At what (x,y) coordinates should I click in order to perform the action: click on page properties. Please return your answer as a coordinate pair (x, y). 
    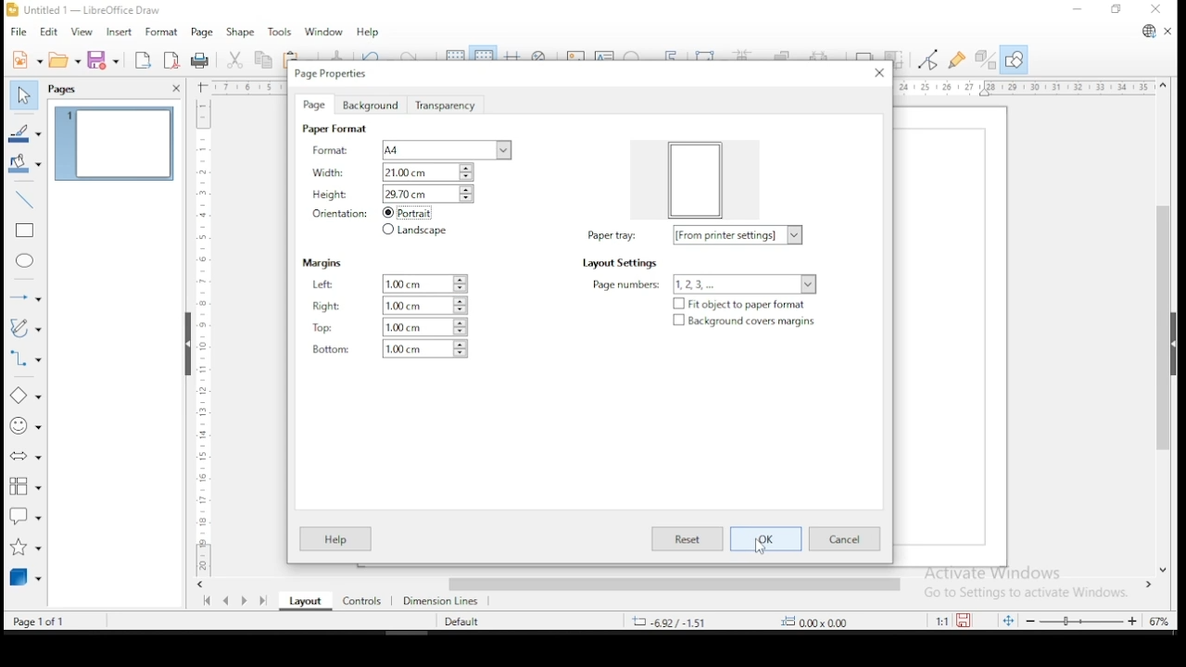
    Looking at the image, I should click on (347, 75).